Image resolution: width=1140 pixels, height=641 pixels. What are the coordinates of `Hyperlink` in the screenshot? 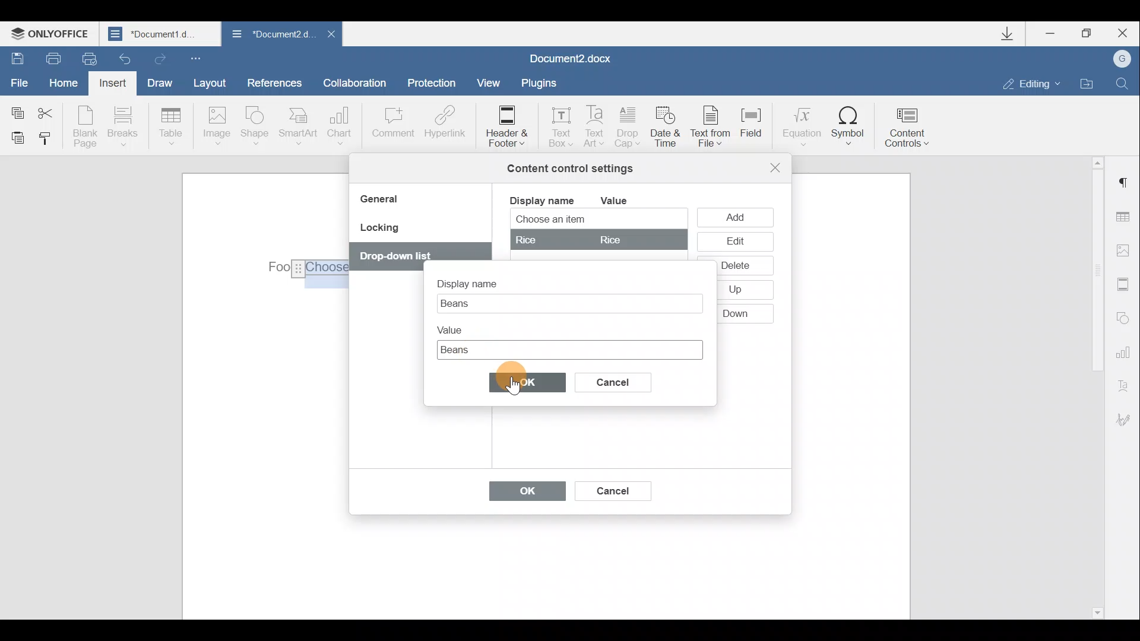 It's located at (442, 124).